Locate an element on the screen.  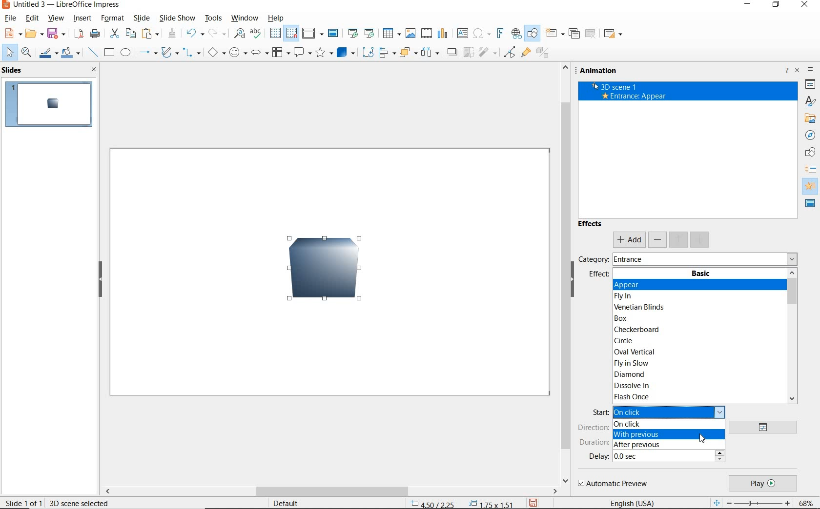
paste is located at coordinates (151, 33).